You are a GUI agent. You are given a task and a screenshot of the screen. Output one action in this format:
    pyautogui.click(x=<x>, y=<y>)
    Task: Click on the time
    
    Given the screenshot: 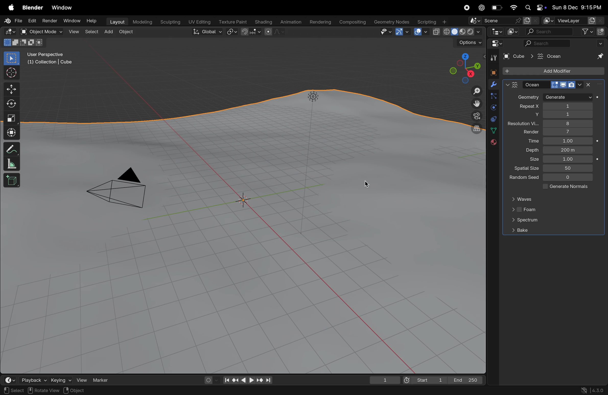 What is the action you would take?
    pyautogui.click(x=528, y=141)
    